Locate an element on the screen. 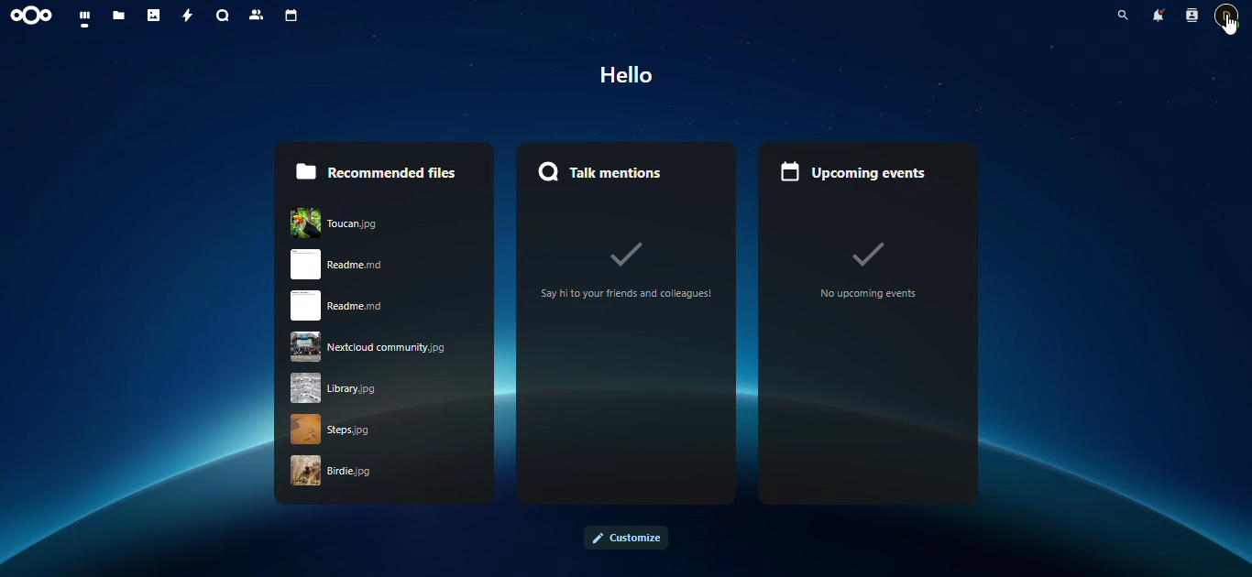 Image resolution: width=1252 pixels, height=577 pixels. dashboard is located at coordinates (87, 20).